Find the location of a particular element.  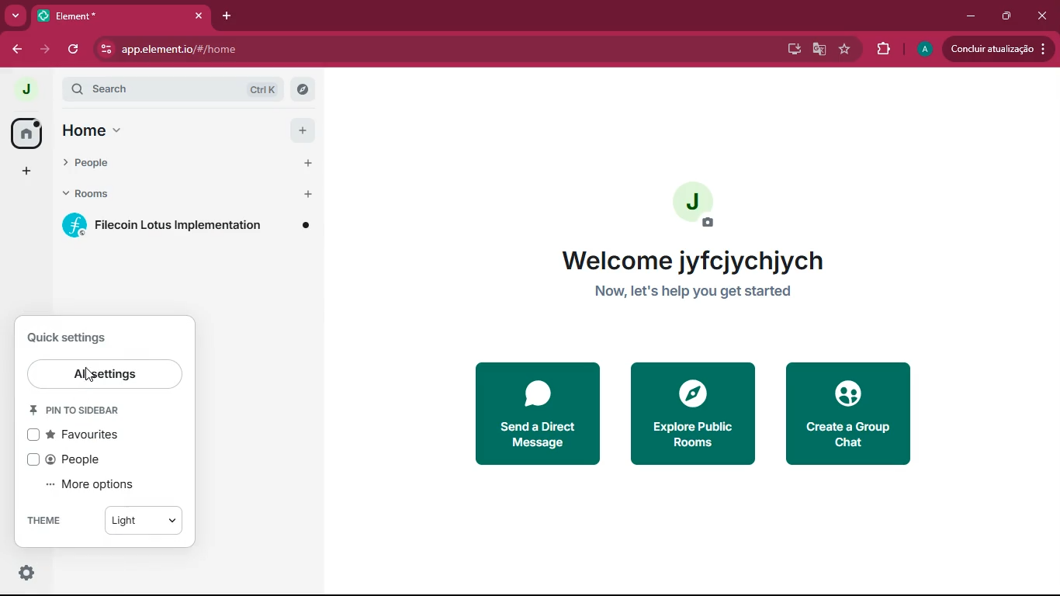

light is located at coordinates (152, 519).